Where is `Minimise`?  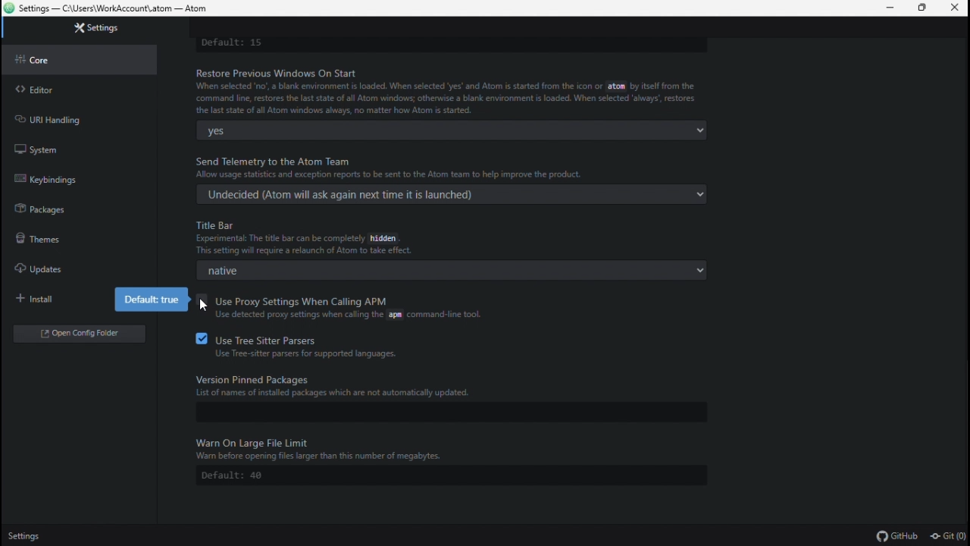 Minimise is located at coordinates (887, 8).